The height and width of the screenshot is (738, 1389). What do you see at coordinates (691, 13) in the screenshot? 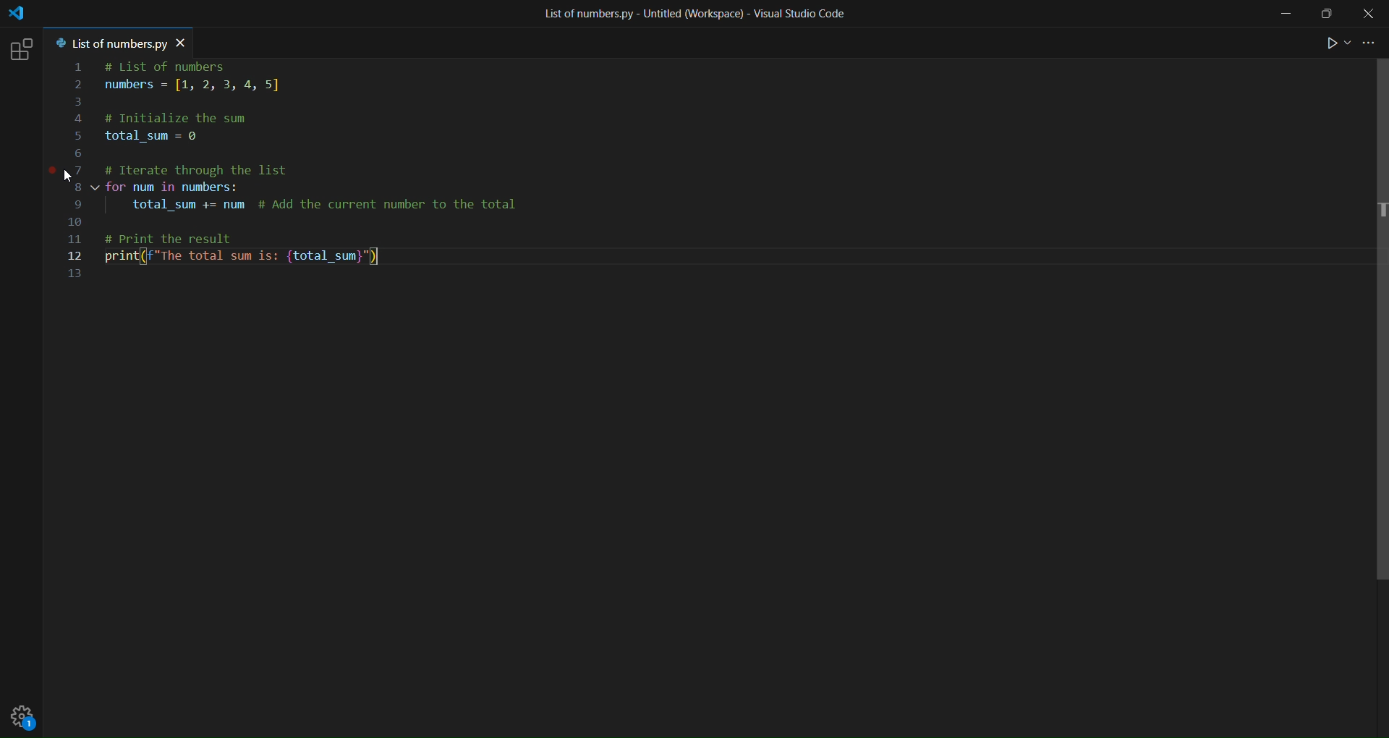
I see `title` at bounding box center [691, 13].